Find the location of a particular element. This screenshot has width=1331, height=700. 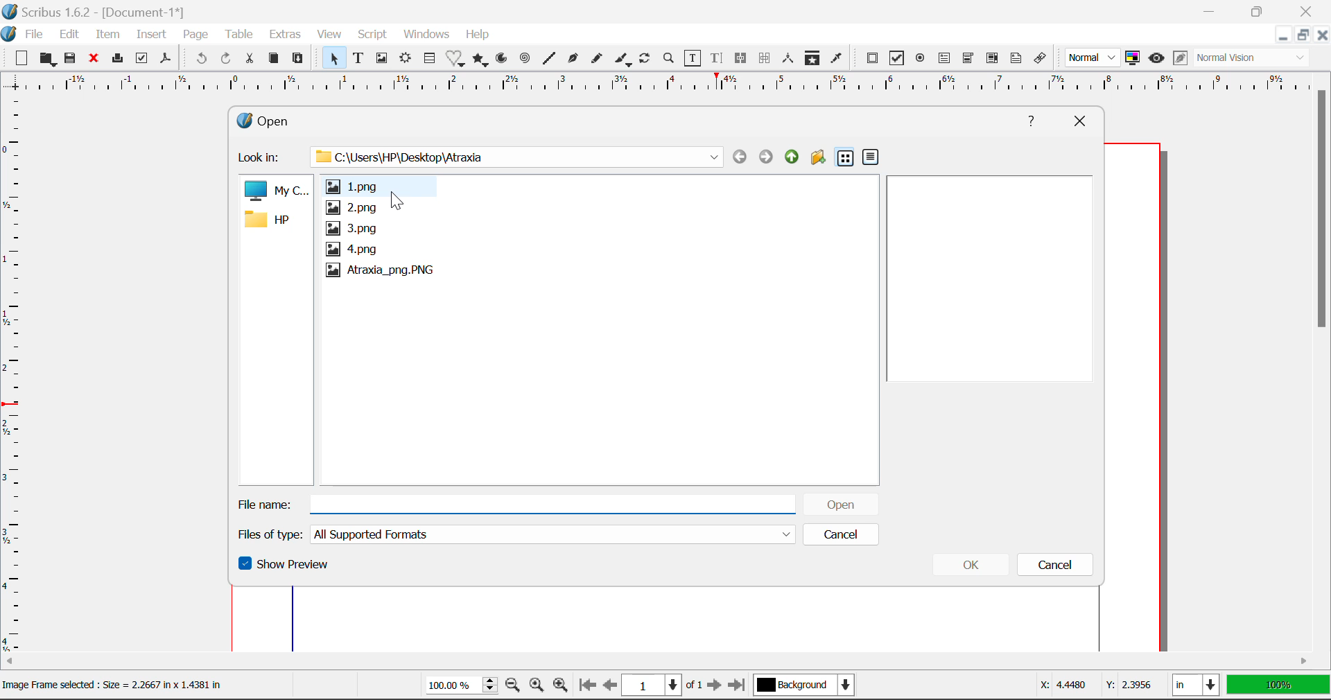

Next is located at coordinates (715, 686).